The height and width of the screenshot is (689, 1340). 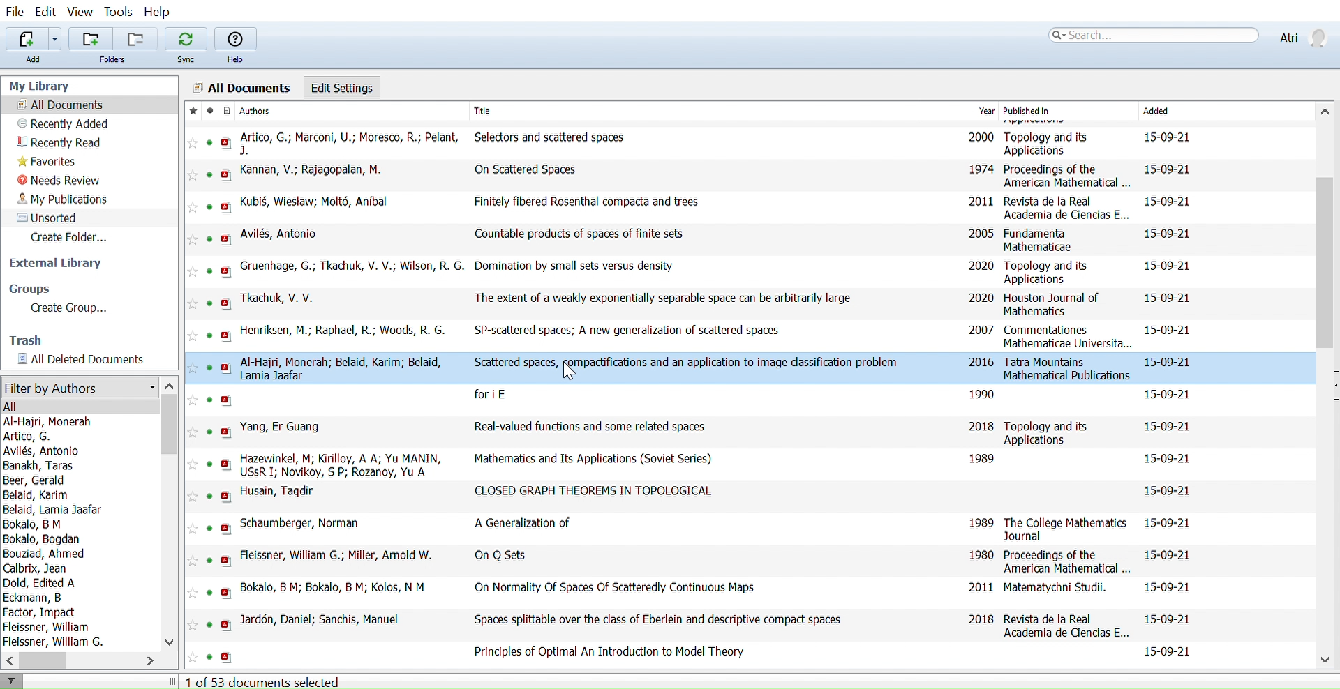 I want to click on PDF Document, so click(x=227, y=593).